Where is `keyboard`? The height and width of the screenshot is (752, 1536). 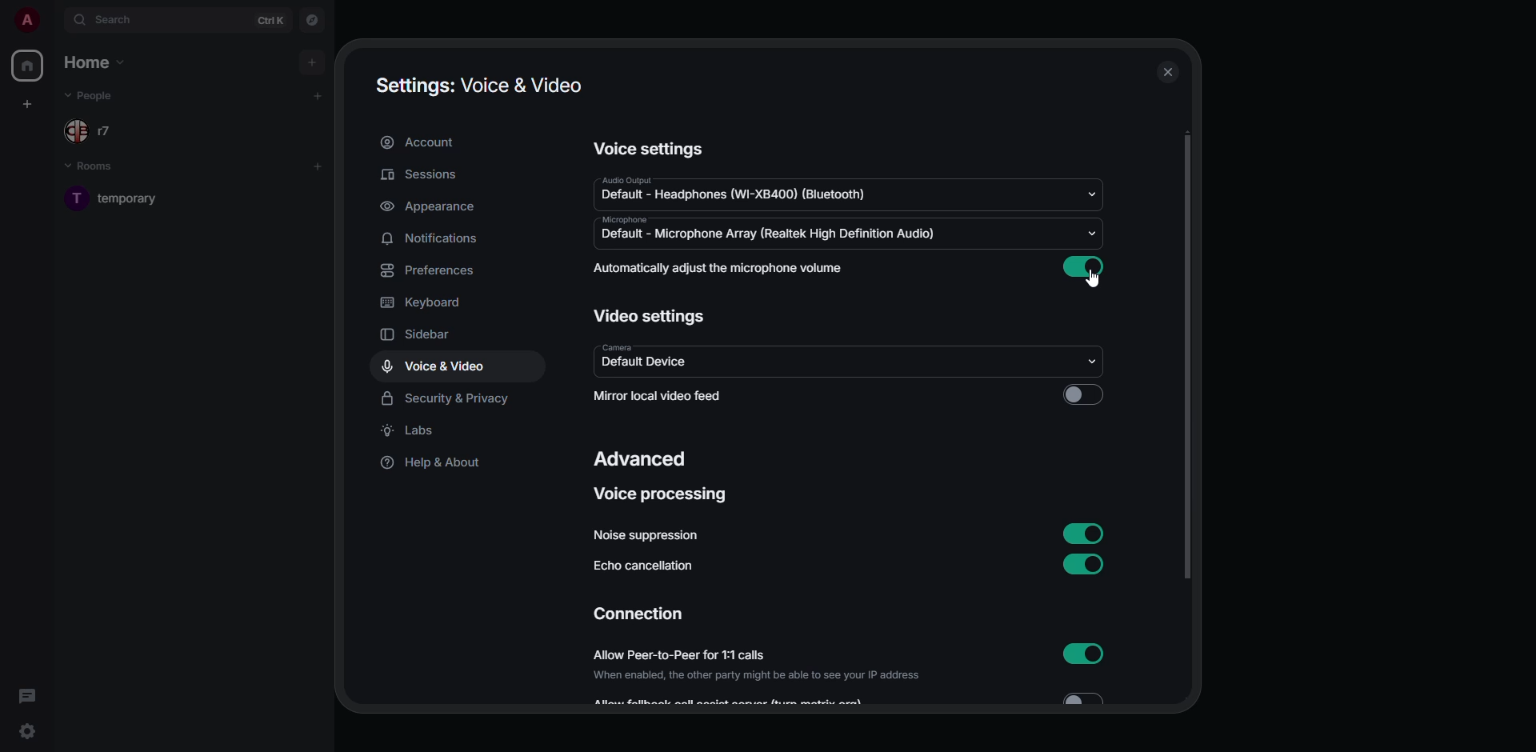 keyboard is located at coordinates (421, 302).